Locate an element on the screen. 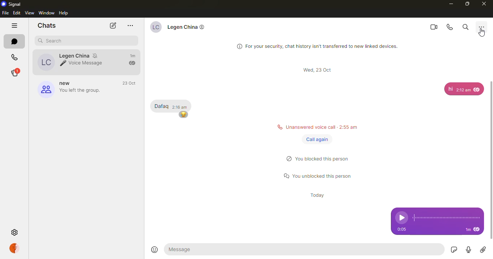 Image resolution: width=493 pixels, height=259 pixels. seen is located at coordinates (477, 90).